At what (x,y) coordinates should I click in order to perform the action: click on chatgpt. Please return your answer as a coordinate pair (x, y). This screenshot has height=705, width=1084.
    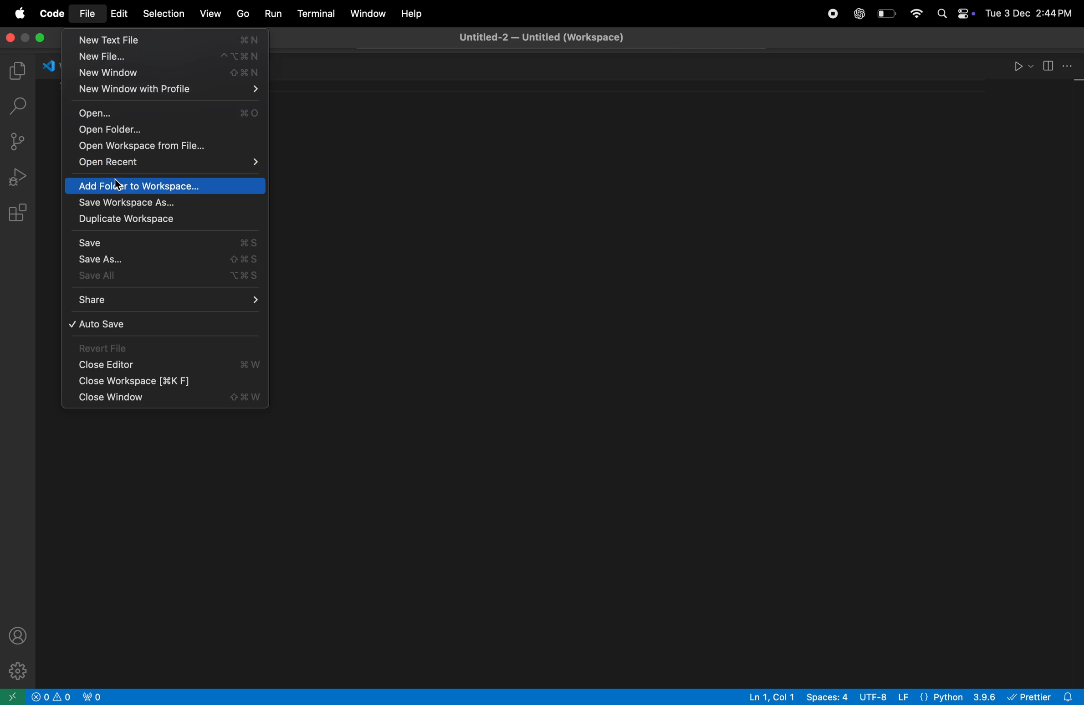
    Looking at the image, I should click on (860, 15).